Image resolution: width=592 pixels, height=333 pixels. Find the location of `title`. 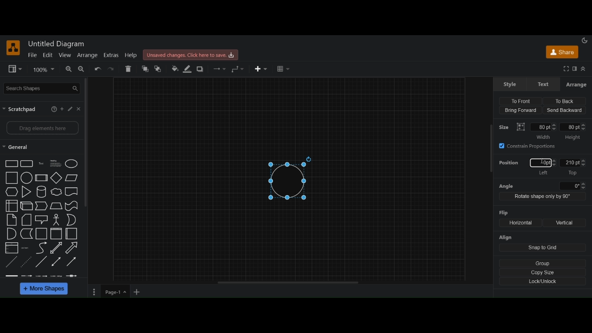

title is located at coordinates (58, 44).